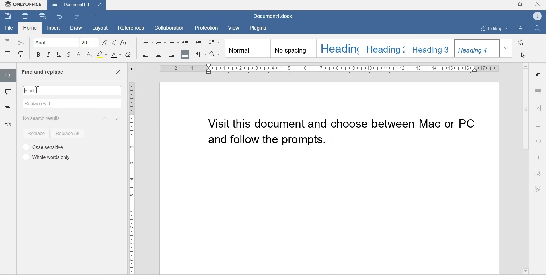  I want to click on Dropdown, so click(507, 48).